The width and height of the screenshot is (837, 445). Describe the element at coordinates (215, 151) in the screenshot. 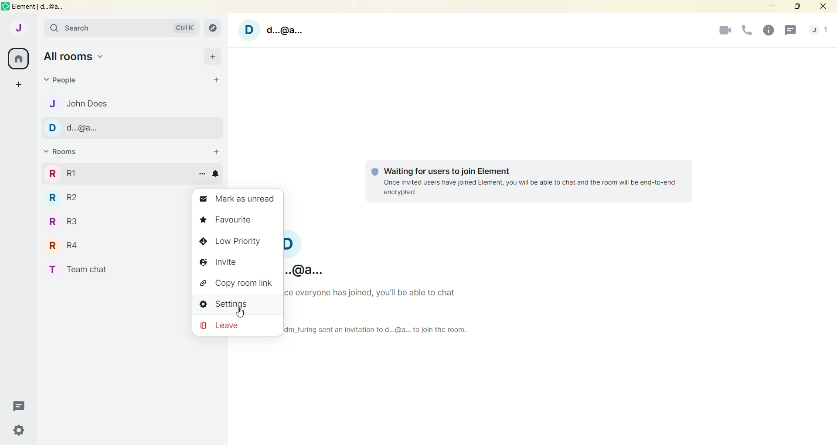

I see `add` at that location.